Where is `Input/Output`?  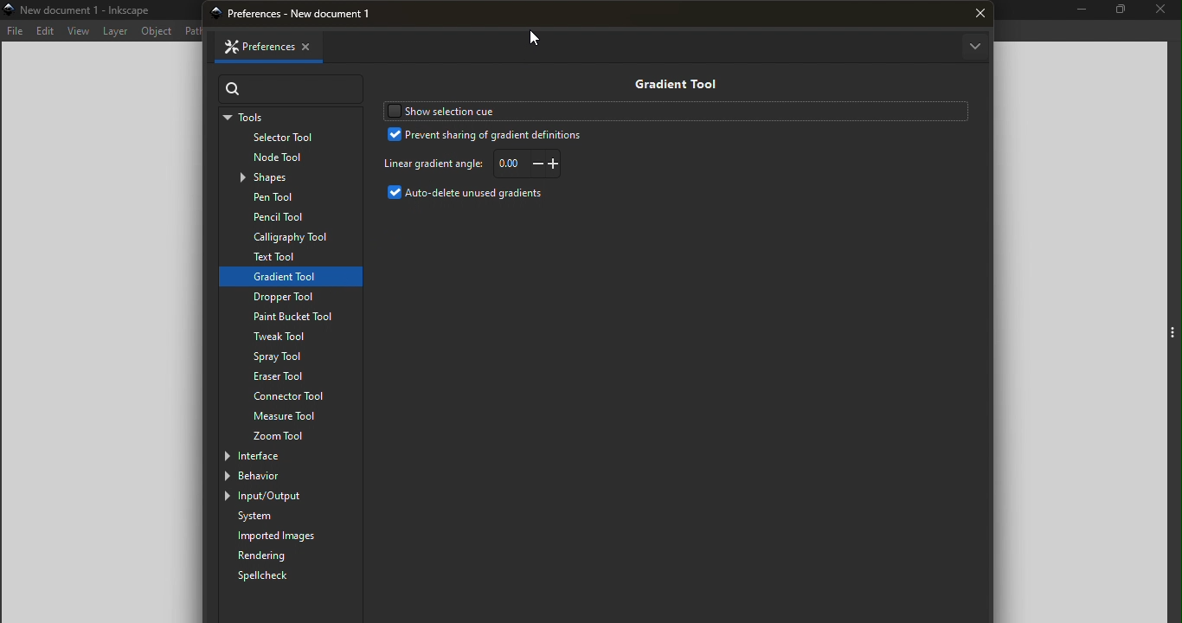
Input/Output is located at coordinates (281, 497).